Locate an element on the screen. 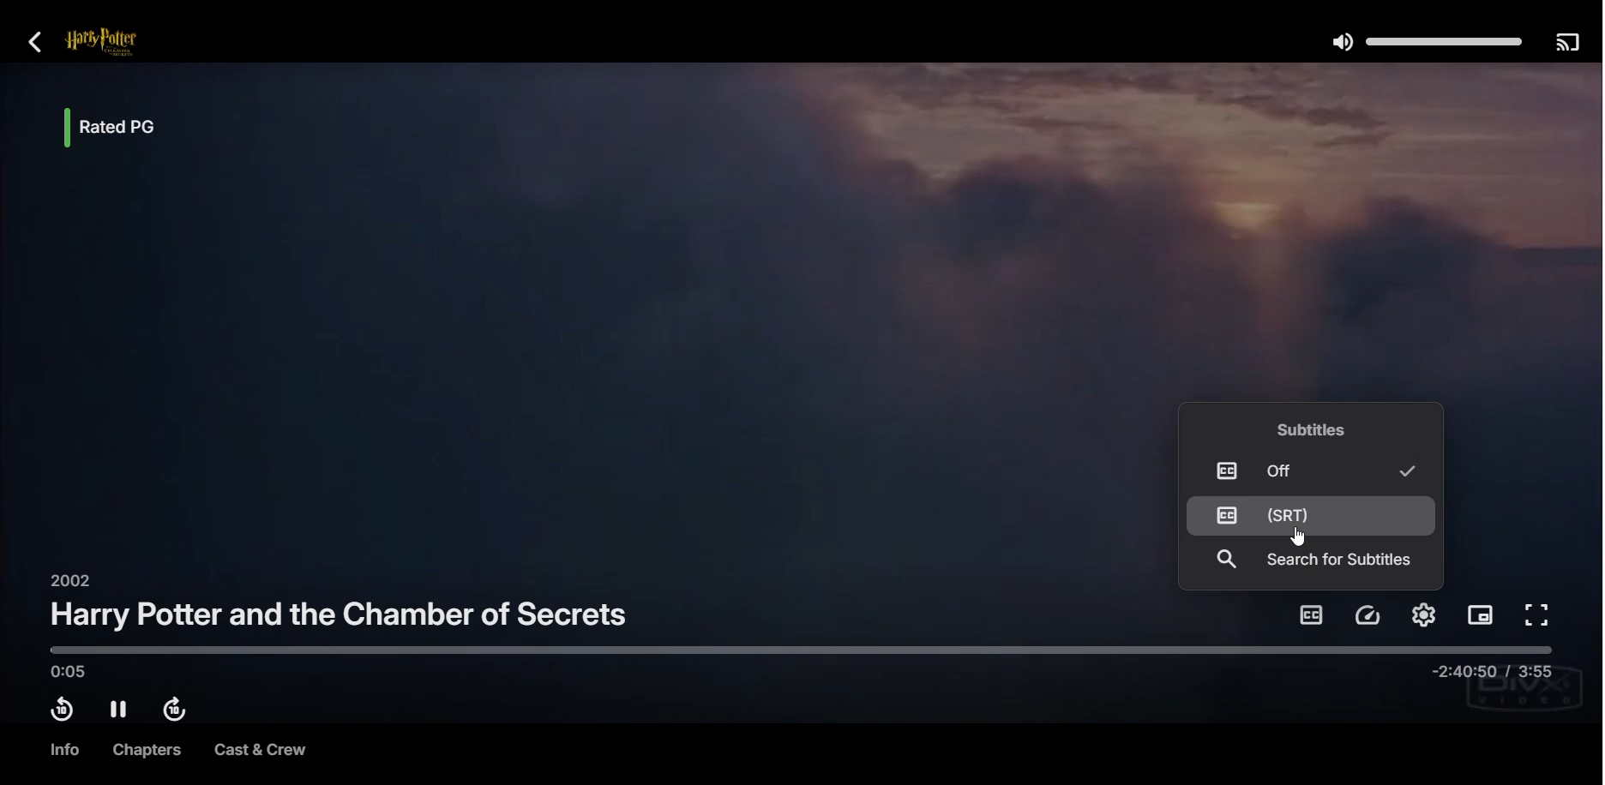  Fast-forward is located at coordinates (178, 711).